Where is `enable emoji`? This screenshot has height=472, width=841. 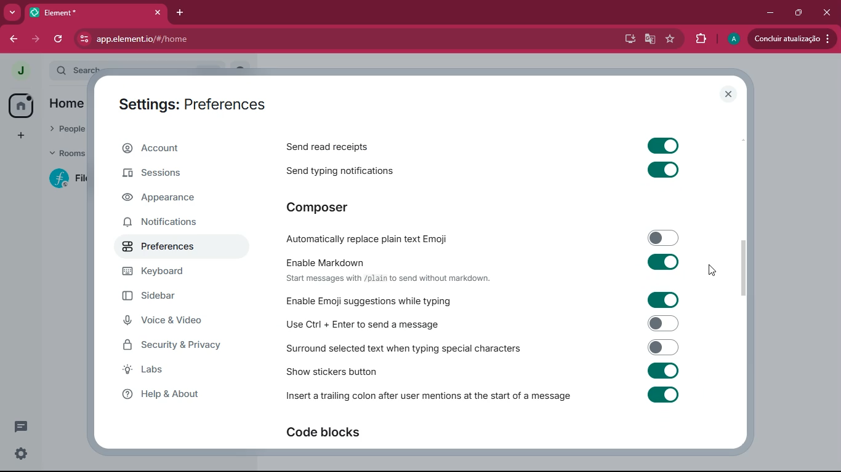
enable emoji is located at coordinates (368, 301).